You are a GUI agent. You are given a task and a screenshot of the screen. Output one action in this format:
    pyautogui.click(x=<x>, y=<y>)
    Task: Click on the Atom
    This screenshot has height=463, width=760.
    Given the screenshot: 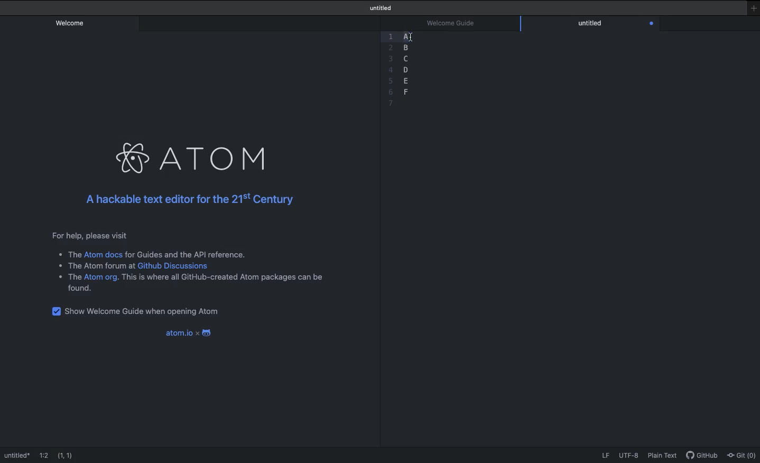 What is the action you would take?
    pyautogui.click(x=196, y=154)
    